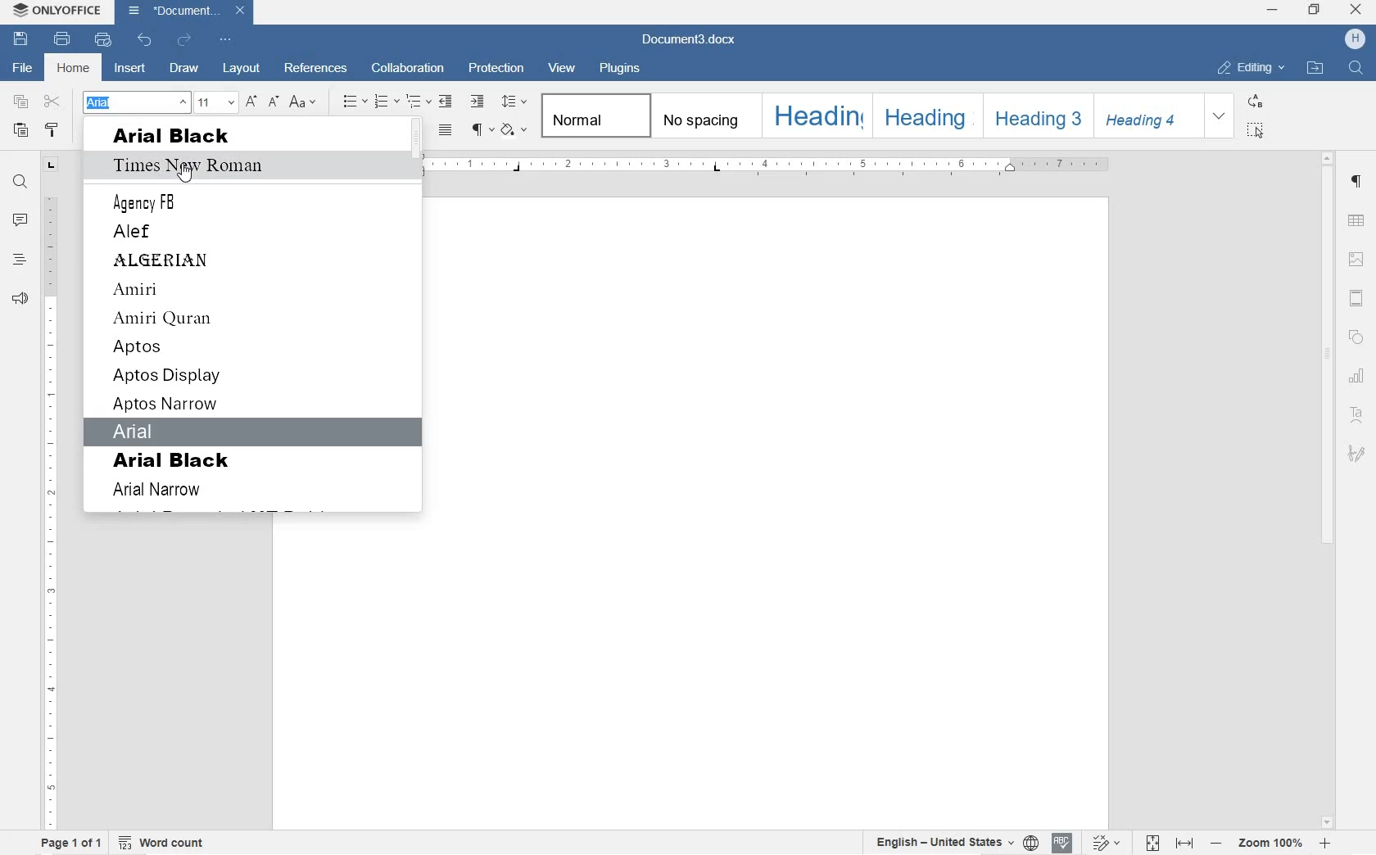 Image resolution: width=1376 pixels, height=855 pixels. I want to click on ZOOM IN OR OUT, so click(1270, 841).